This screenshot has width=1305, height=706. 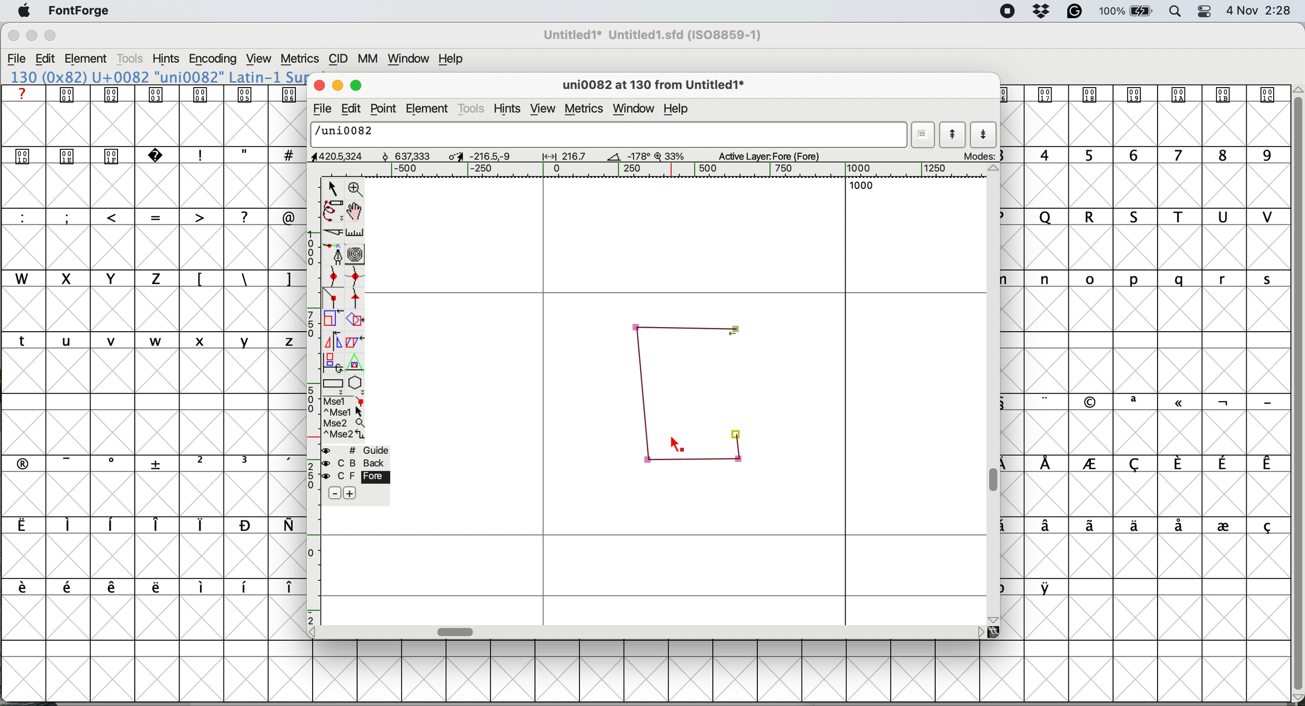 I want to click on scroll button, so click(x=994, y=170).